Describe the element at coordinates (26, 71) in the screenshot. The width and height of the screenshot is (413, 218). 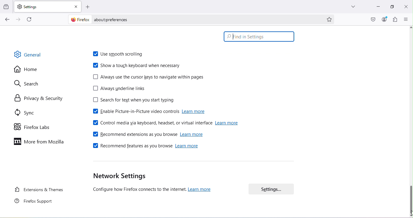
I see `Home` at that location.